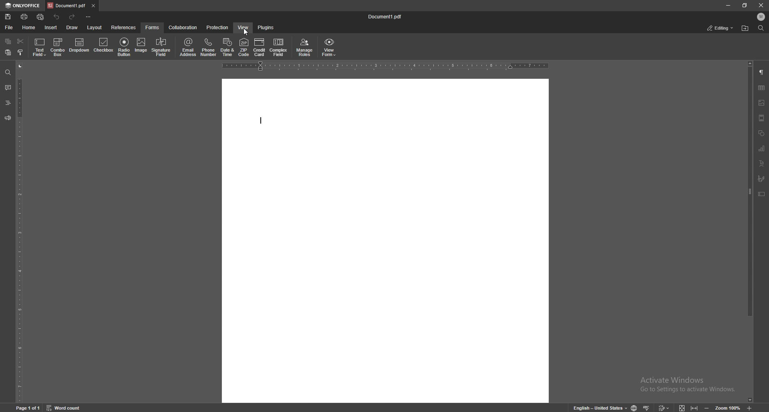 Image resolution: width=769 pixels, height=412 pixels. What do you see at coordinates (57, 47) in the screenshot?
I see `combo box` at bounding box center [57, 47].